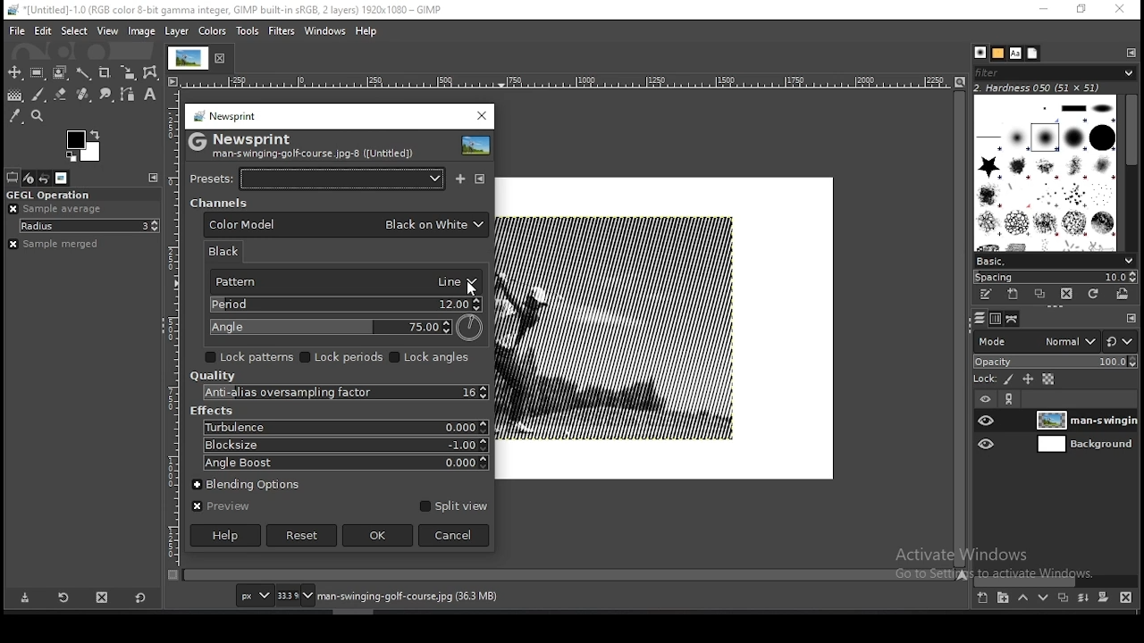 This screenshot has height=643, width=1144. What do you see at coordinates (1127, 52) in the screenshot?
I see `configure this tab` at bounding box center [1127, 52].